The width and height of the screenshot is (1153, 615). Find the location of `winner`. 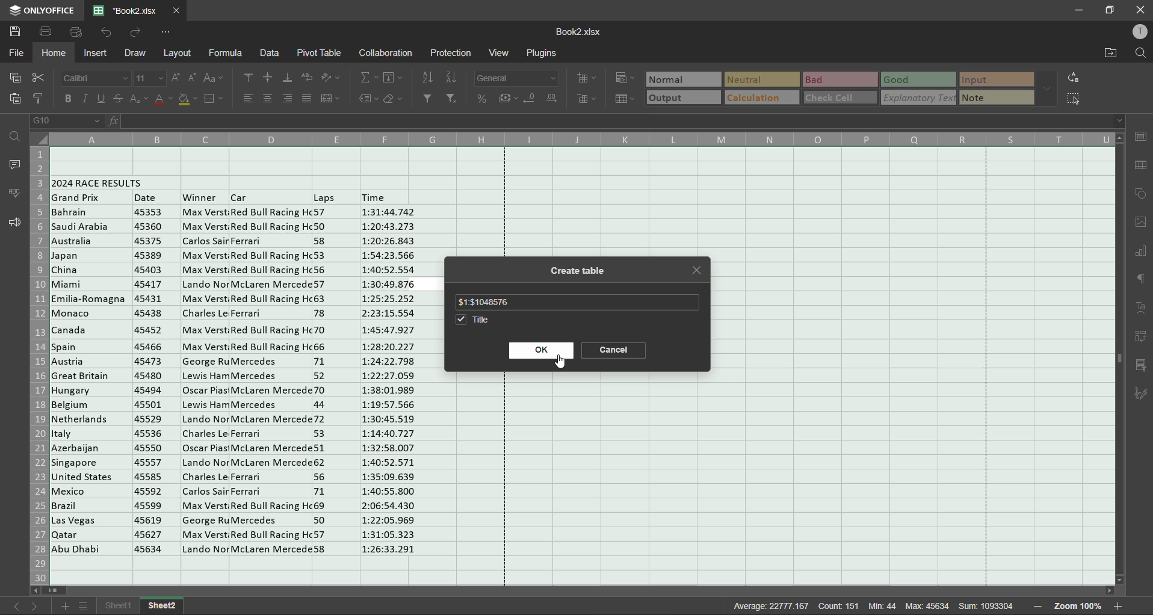

winner is located at coordinates (206, 380).